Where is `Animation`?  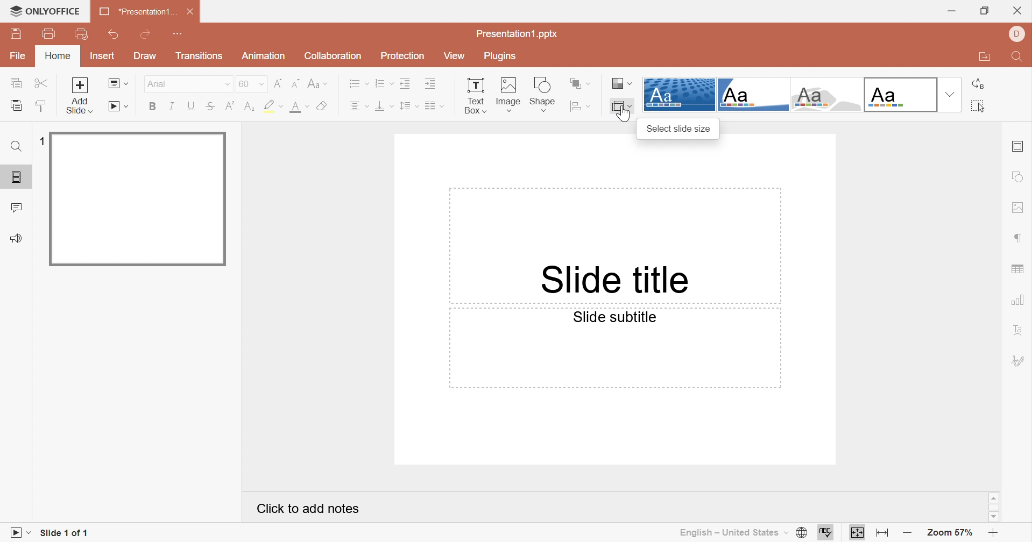
Animation is located at coordinates (263, 56).